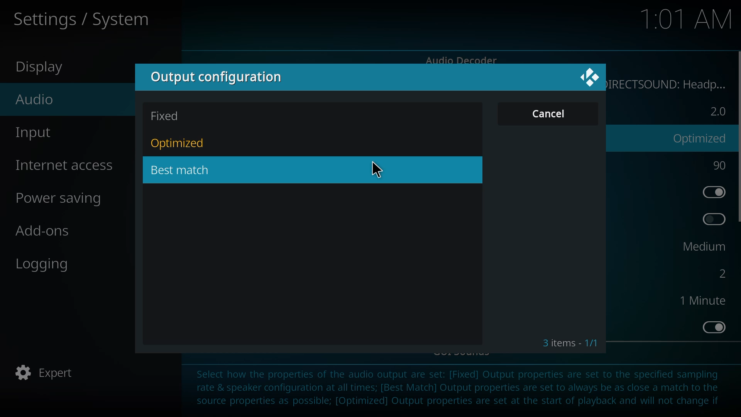 The image size is (741, 417). What do you see at coordinates (378, 170) in the screenshot?
I see `cursor` at bounding box center [378, 170].